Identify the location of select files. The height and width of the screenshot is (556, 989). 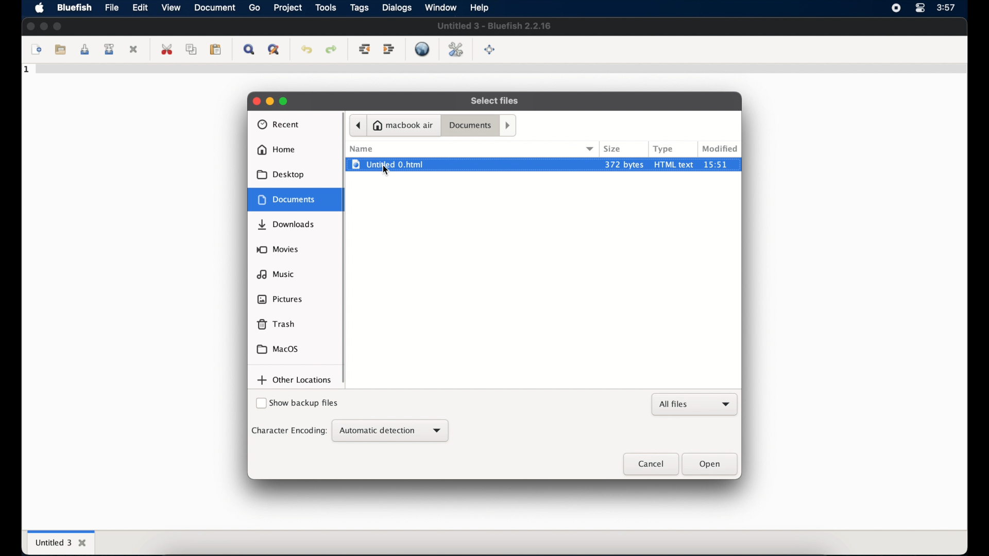
(496, 101).